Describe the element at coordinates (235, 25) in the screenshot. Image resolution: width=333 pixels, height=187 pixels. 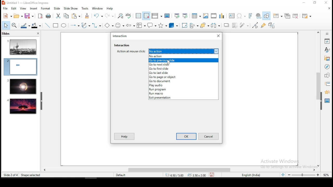
I see `crop image` at that location.